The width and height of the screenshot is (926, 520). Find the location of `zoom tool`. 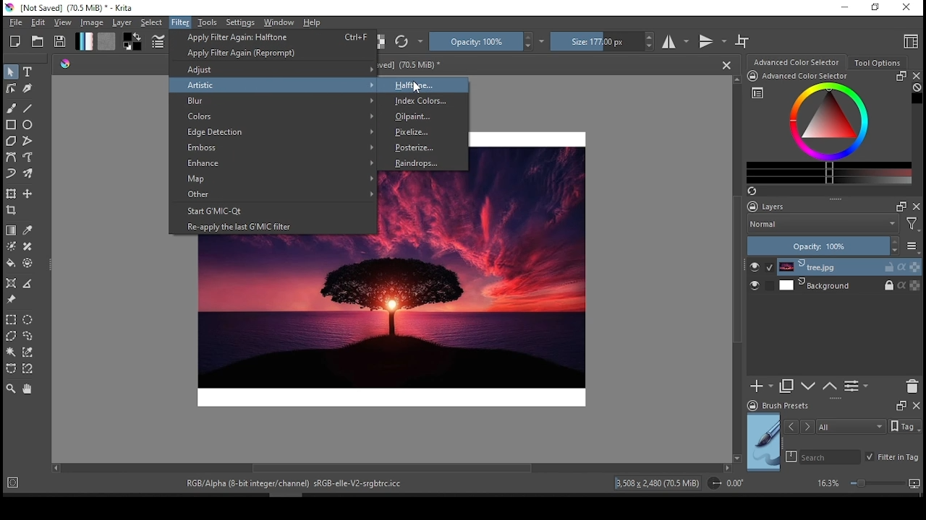

zoom tool is located at coordinates (11, 389).